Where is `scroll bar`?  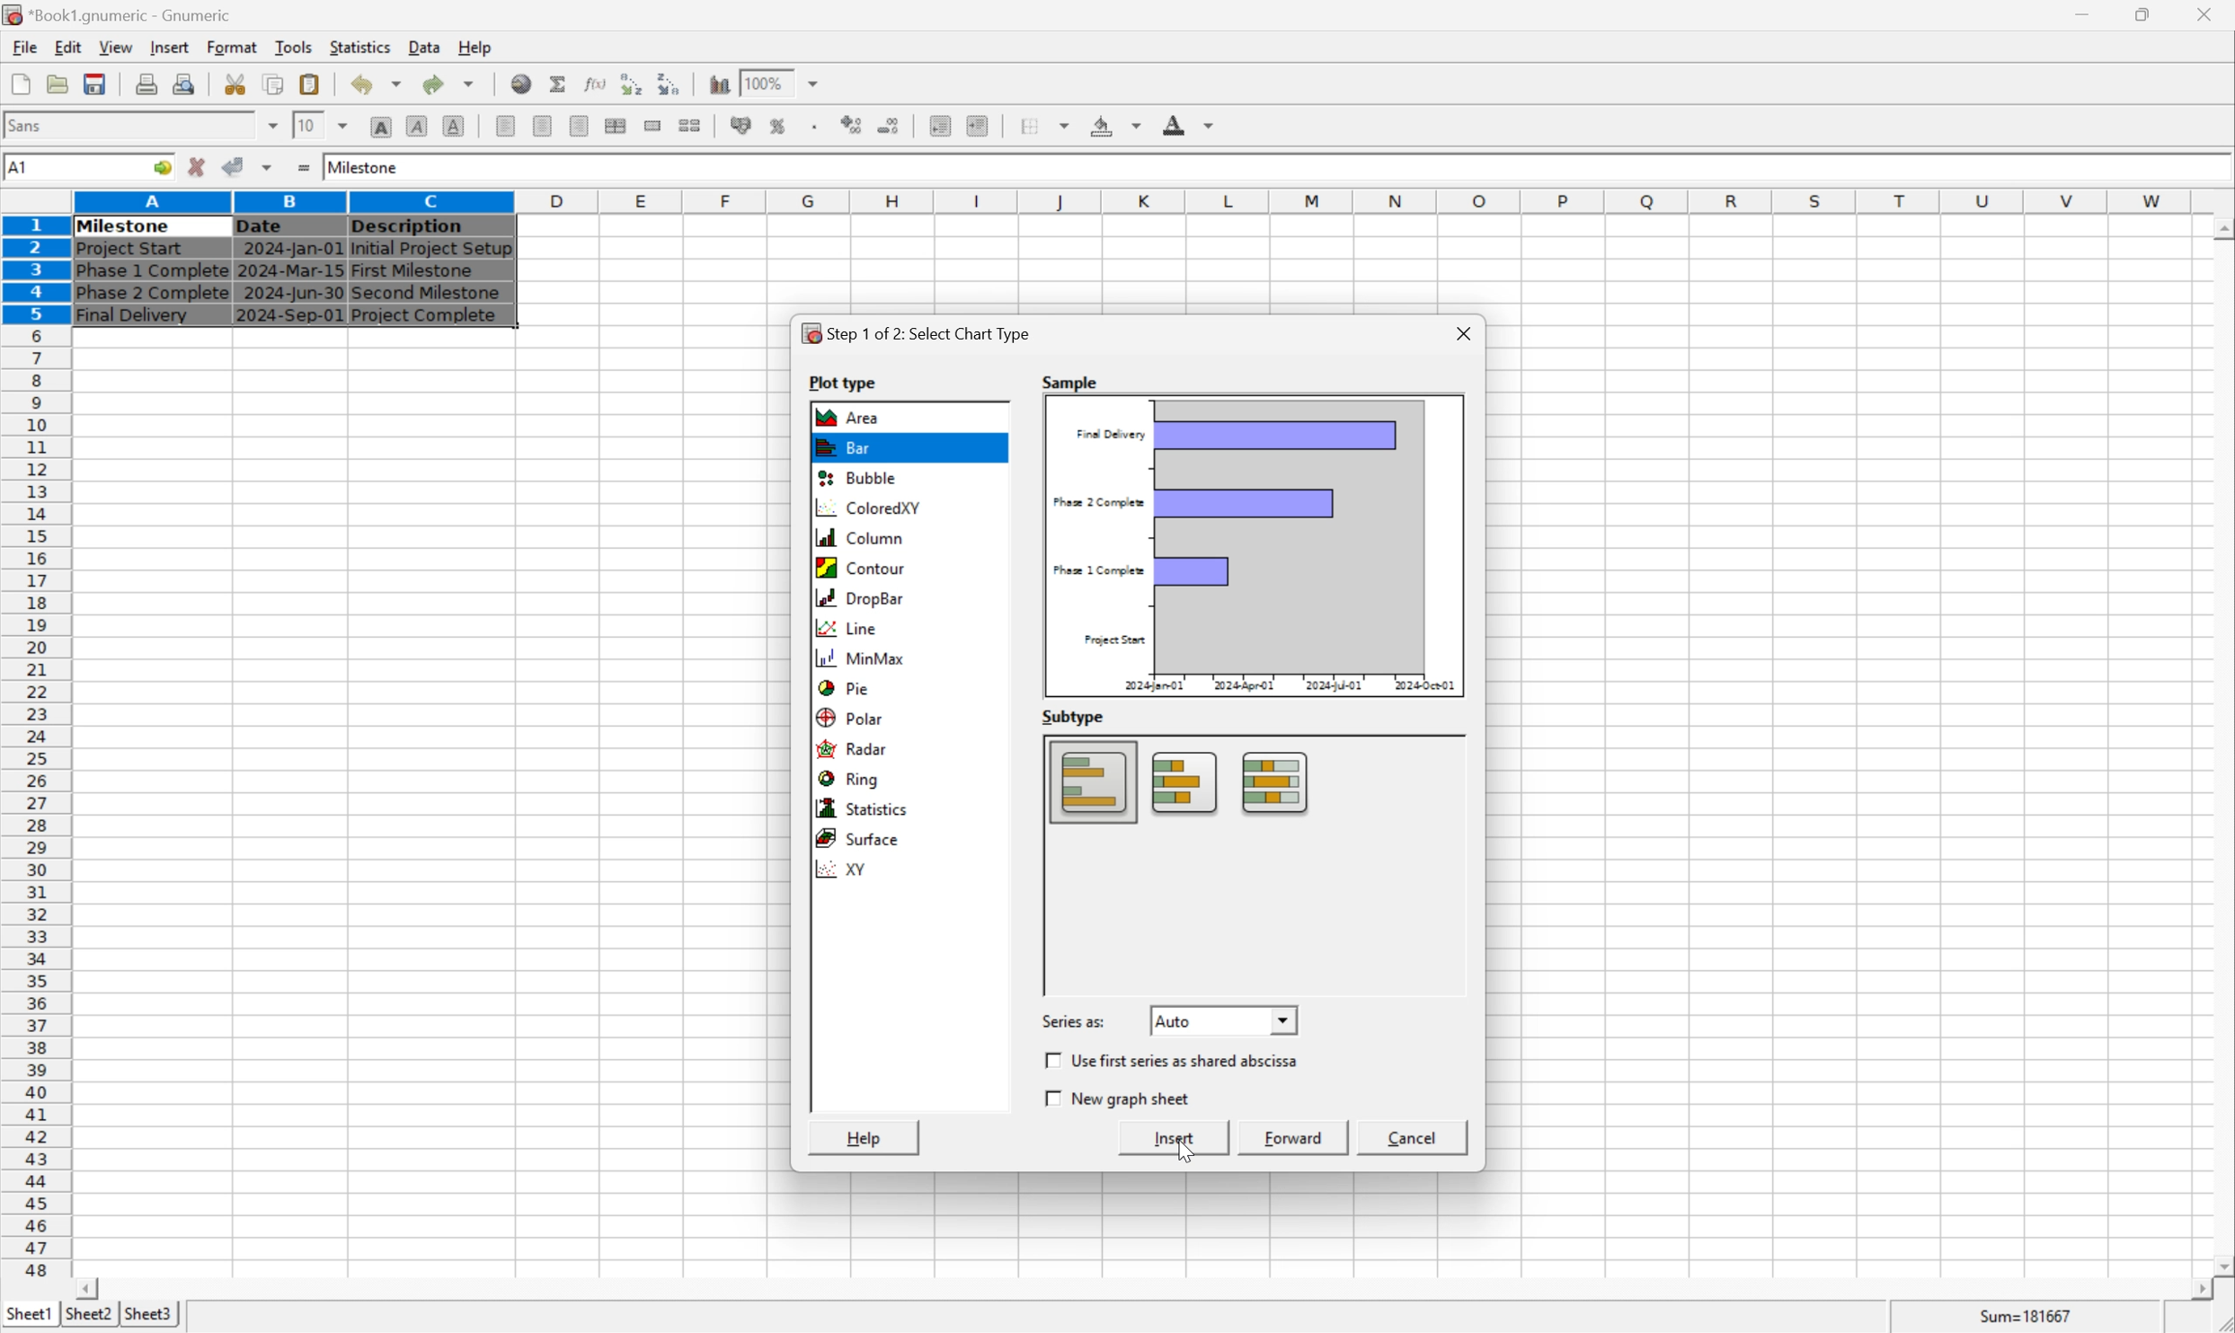 scroll bar is located at coordinates (1143, 1289).